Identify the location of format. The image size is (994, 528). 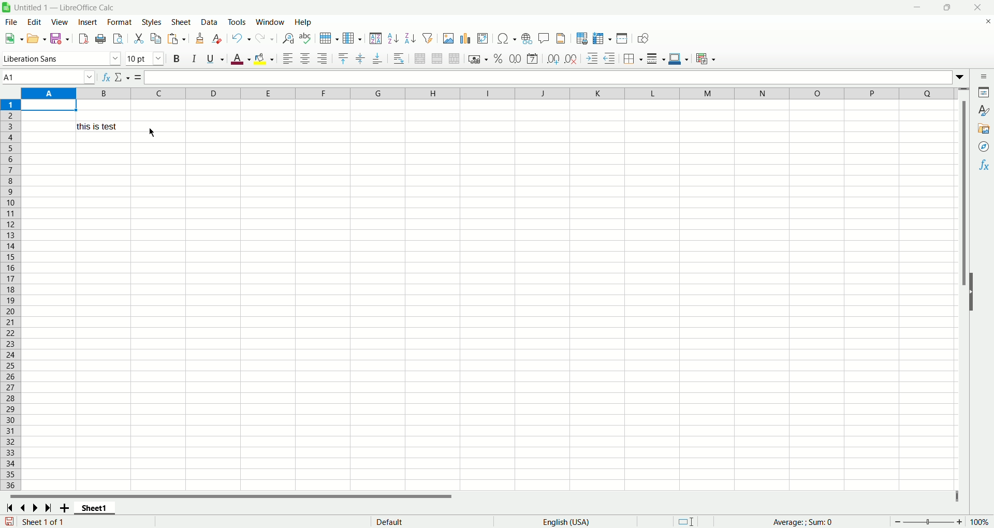
(120, 23).